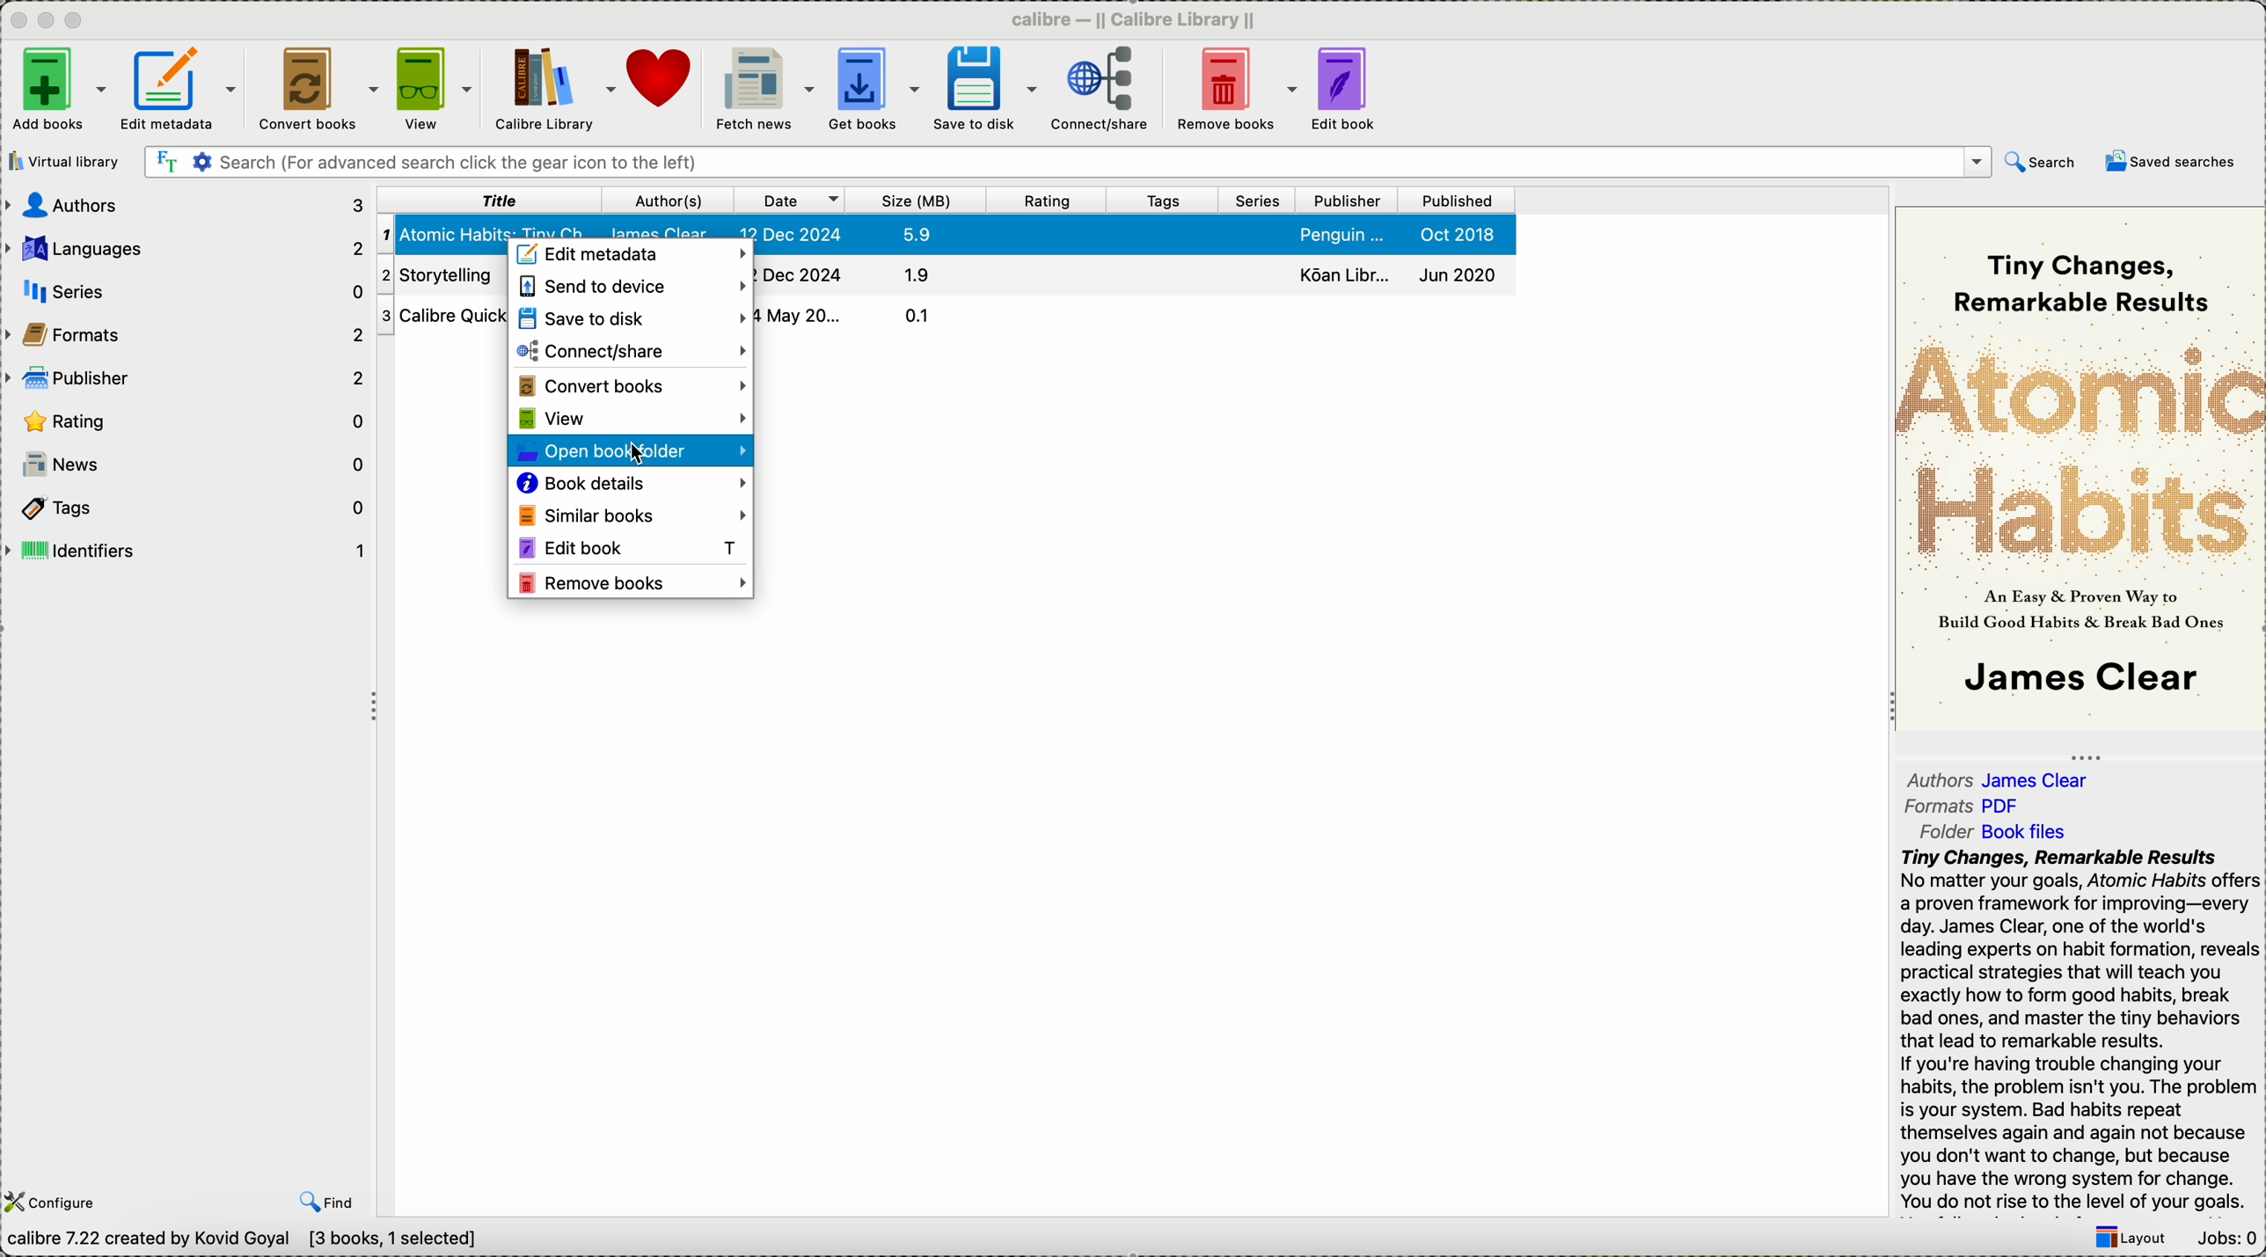  Describe the element at coordinates (488, 200) in the screenshot. I see `title` at that location.